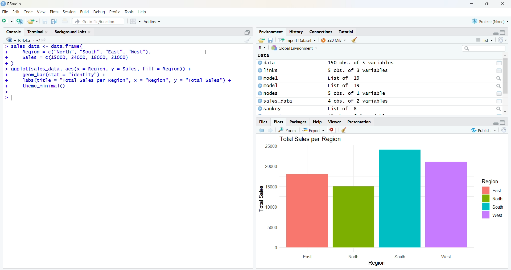  Describe the element at coordinates (32, 22) in the screenshot. I see `save and export` at that location.